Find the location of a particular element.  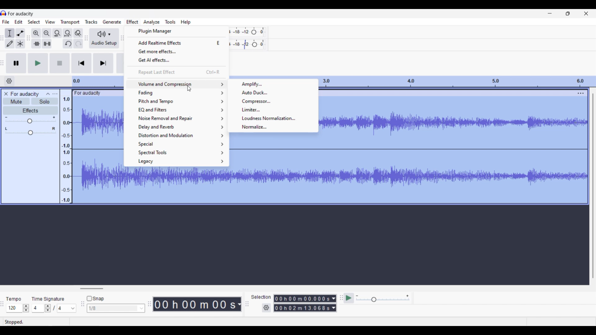

Tools menu is located at coordinates (170, 21).